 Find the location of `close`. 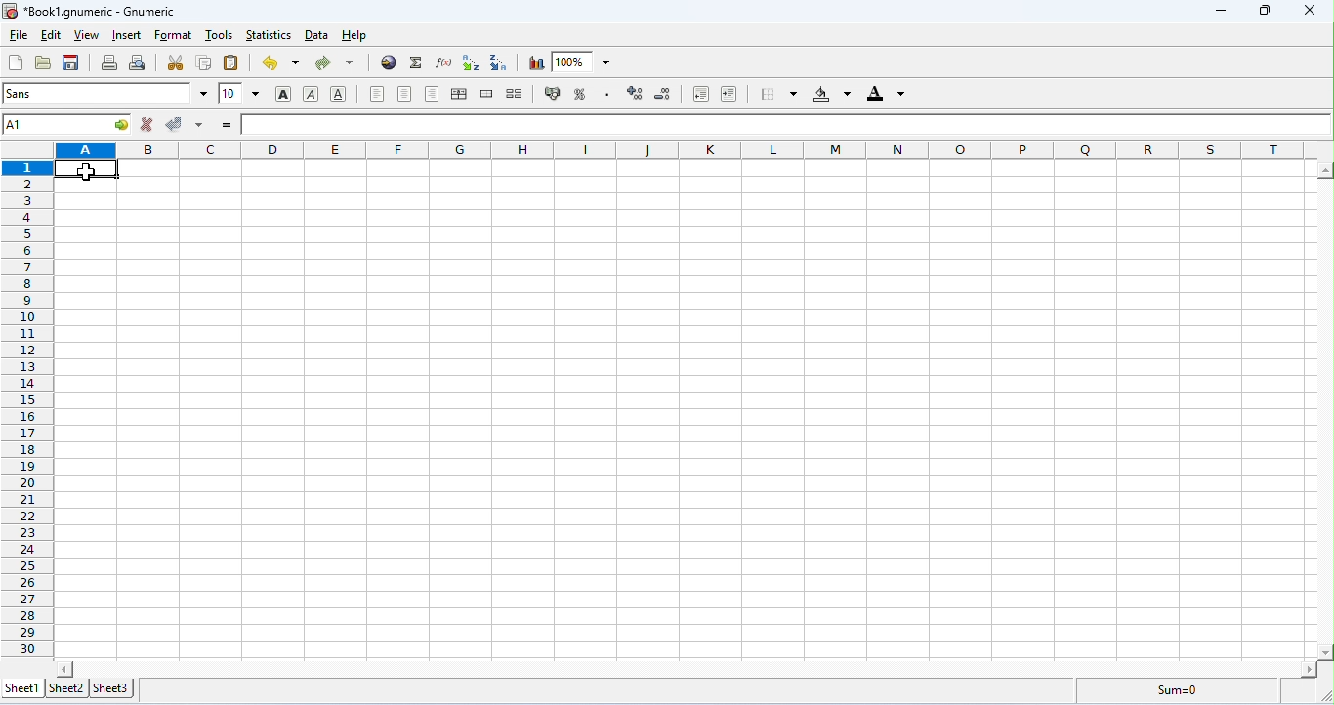

close is located at coordinates (1309, 12).